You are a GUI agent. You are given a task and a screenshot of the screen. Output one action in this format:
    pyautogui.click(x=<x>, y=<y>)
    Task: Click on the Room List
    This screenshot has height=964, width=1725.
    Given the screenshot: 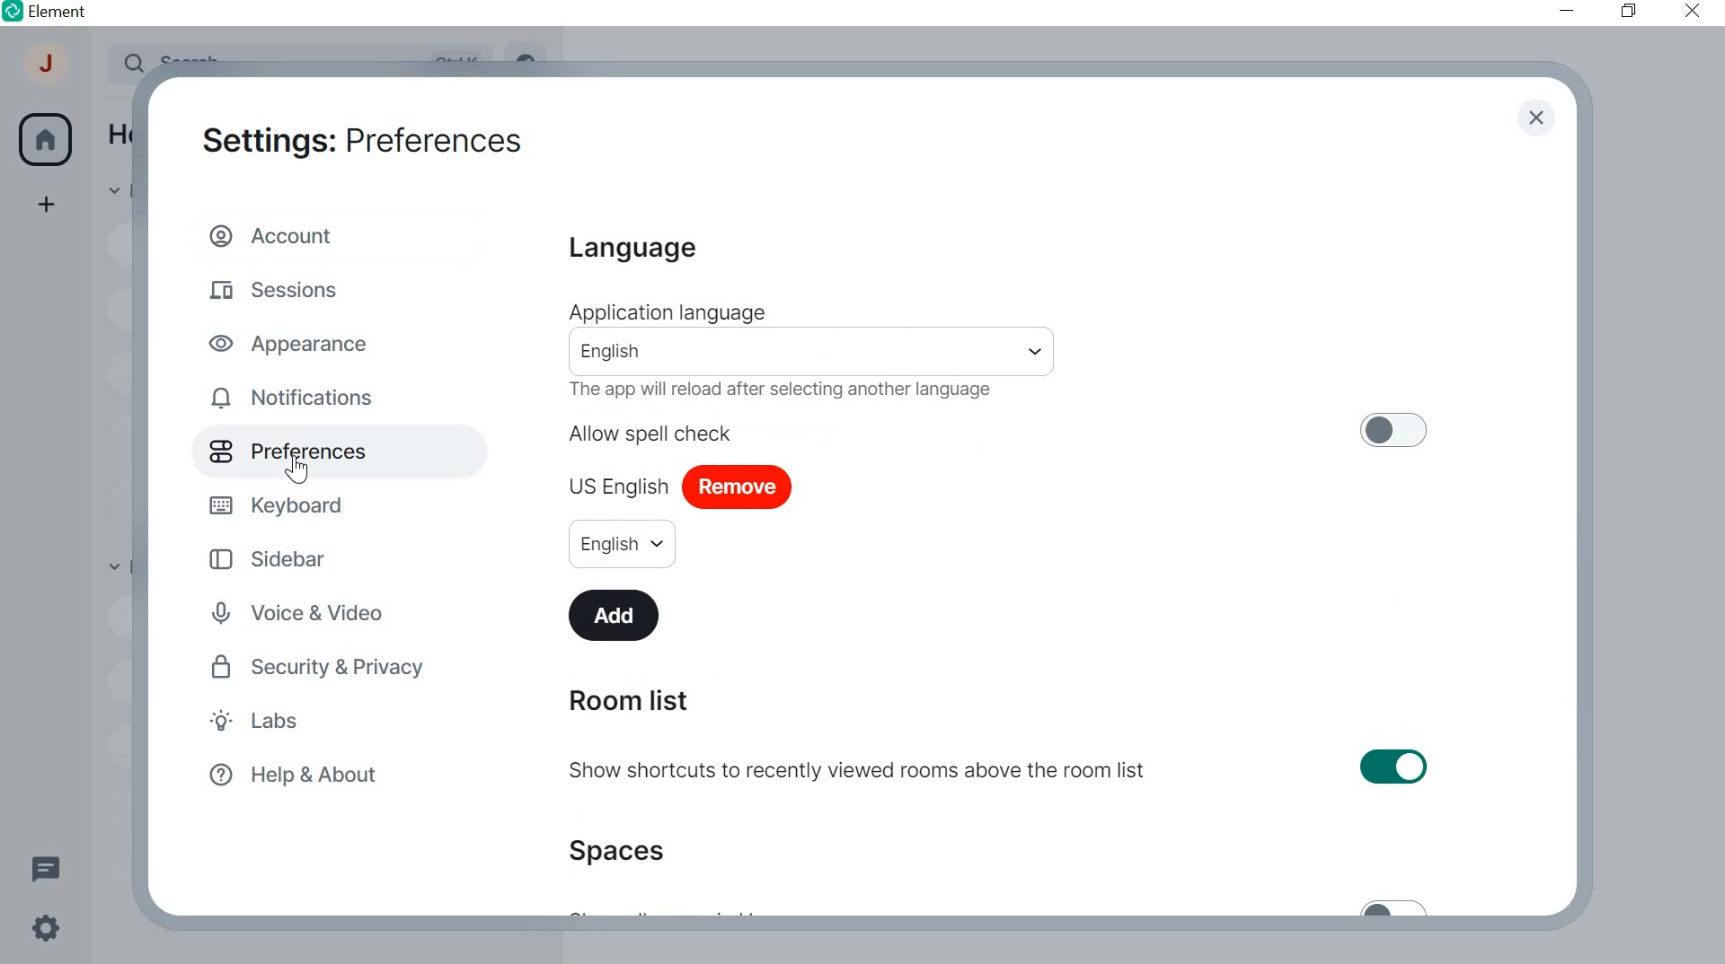 What is the action you would take?
    pyautogui.click(x=627, y=701)
    